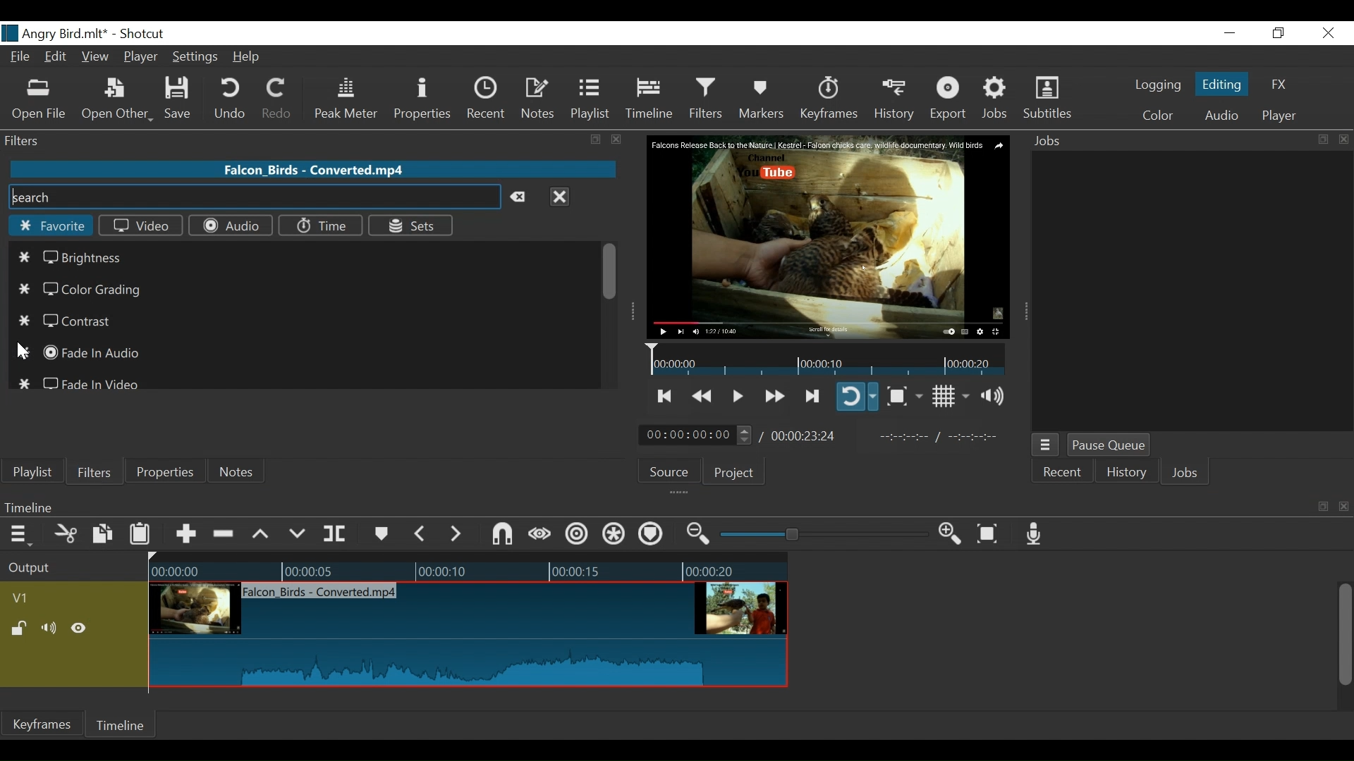  What do you see at coordinates (597, 140) in the screenshot?
I see `copy` at bounding box center [597, 140].